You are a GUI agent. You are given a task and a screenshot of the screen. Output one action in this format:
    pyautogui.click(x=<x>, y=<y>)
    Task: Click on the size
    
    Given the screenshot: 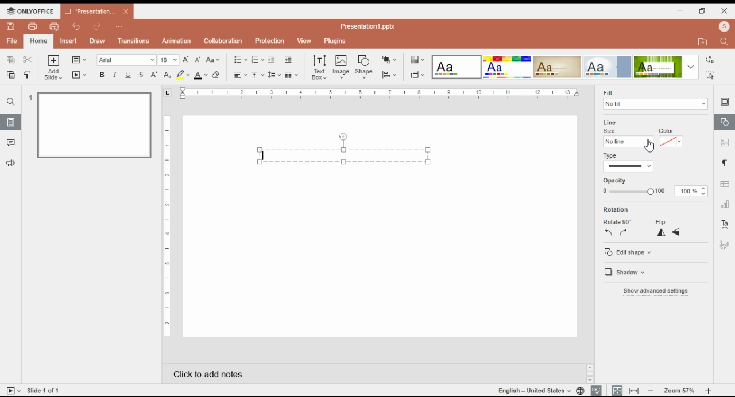 What is the action you would take?
    pyautogui.click(x=610, y=131)
    